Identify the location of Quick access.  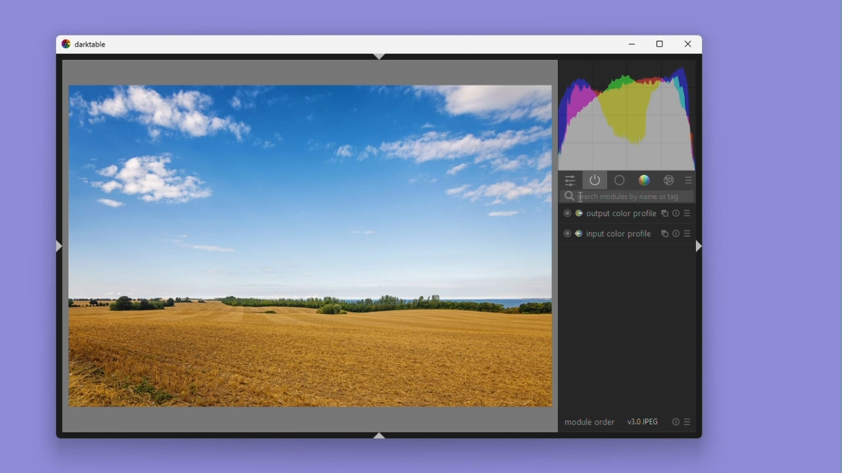
(570, 181).